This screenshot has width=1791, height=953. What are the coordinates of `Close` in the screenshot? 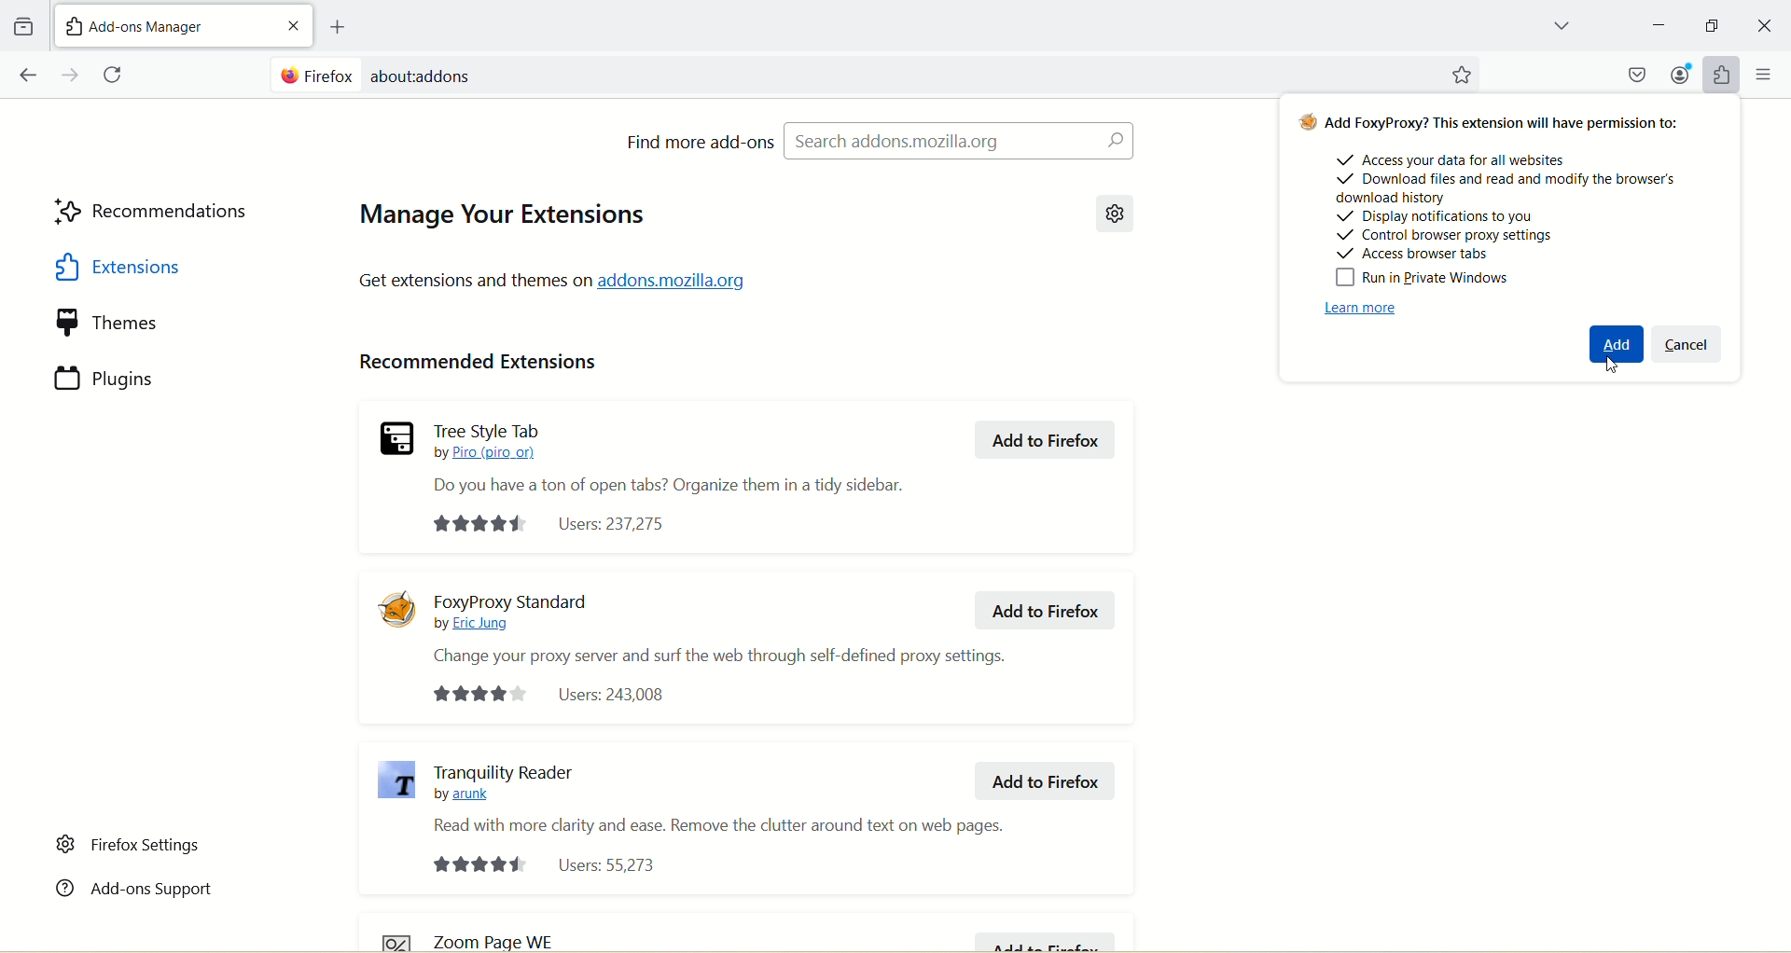 It's located at (1766, 26).